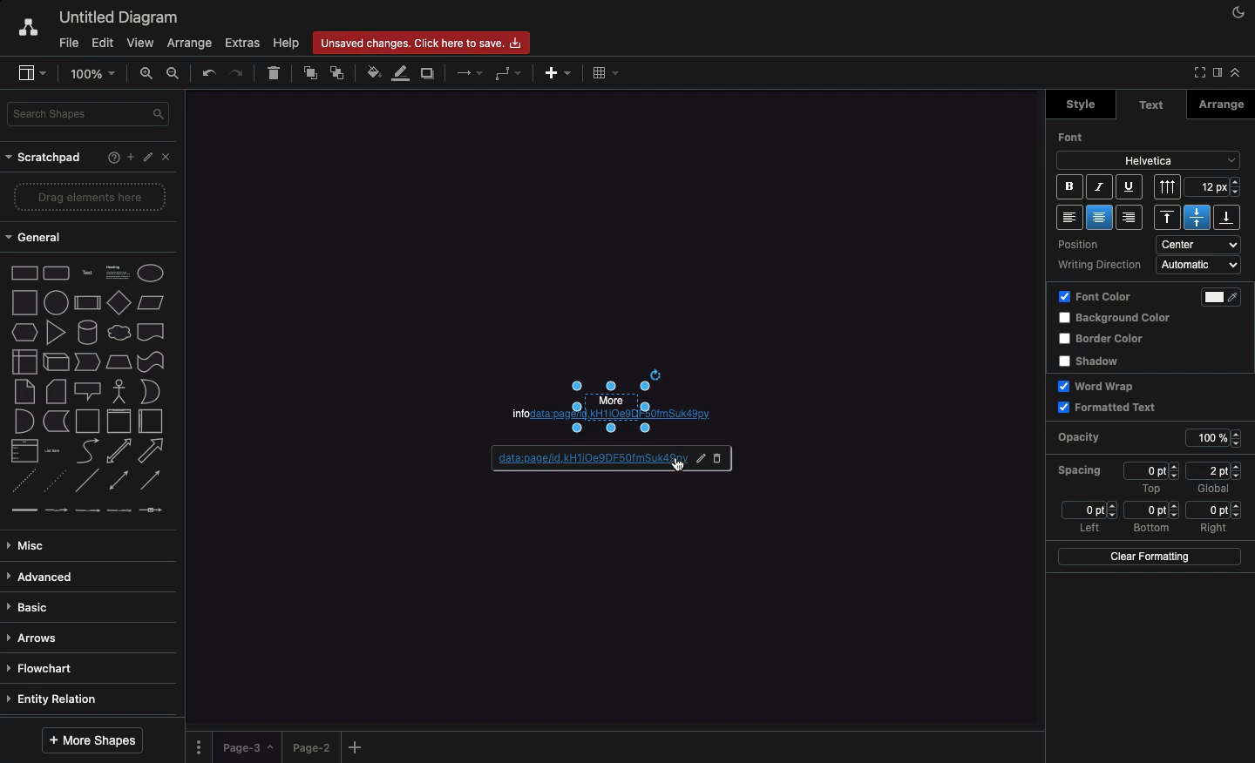  What do you see at coordinates (1090, 246) in the screenshot?
I see `Position` at bounding box center [1090, 246].